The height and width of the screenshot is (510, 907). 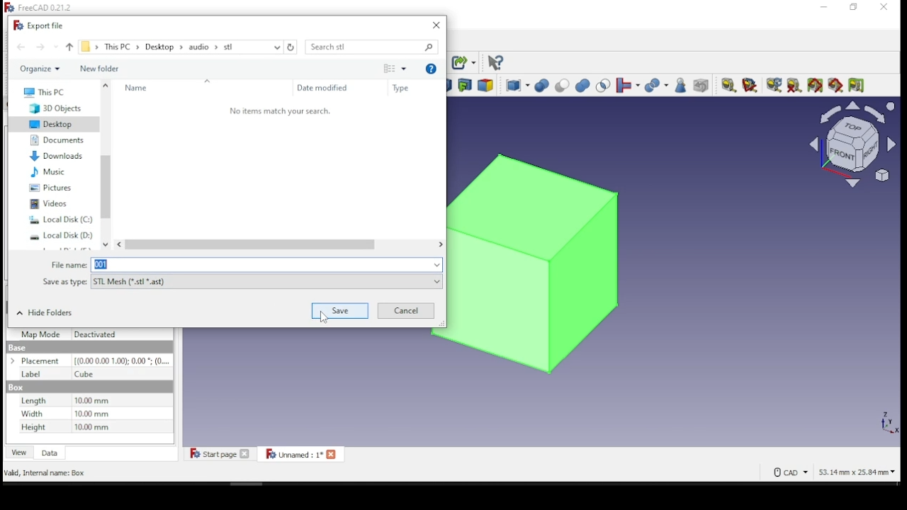 What do you see at coordinates (702, 86) in the screenshot?
I see `defeaturing` at bounding box center [702, 86].